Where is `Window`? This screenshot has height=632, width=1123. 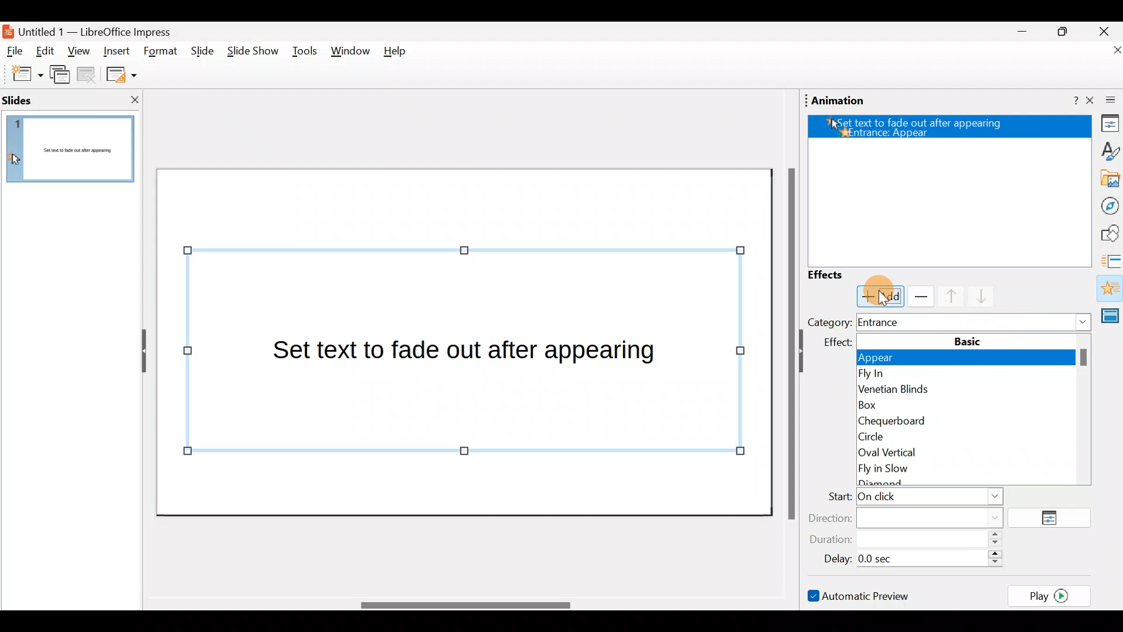 Window is located at coordinates (351, 54).